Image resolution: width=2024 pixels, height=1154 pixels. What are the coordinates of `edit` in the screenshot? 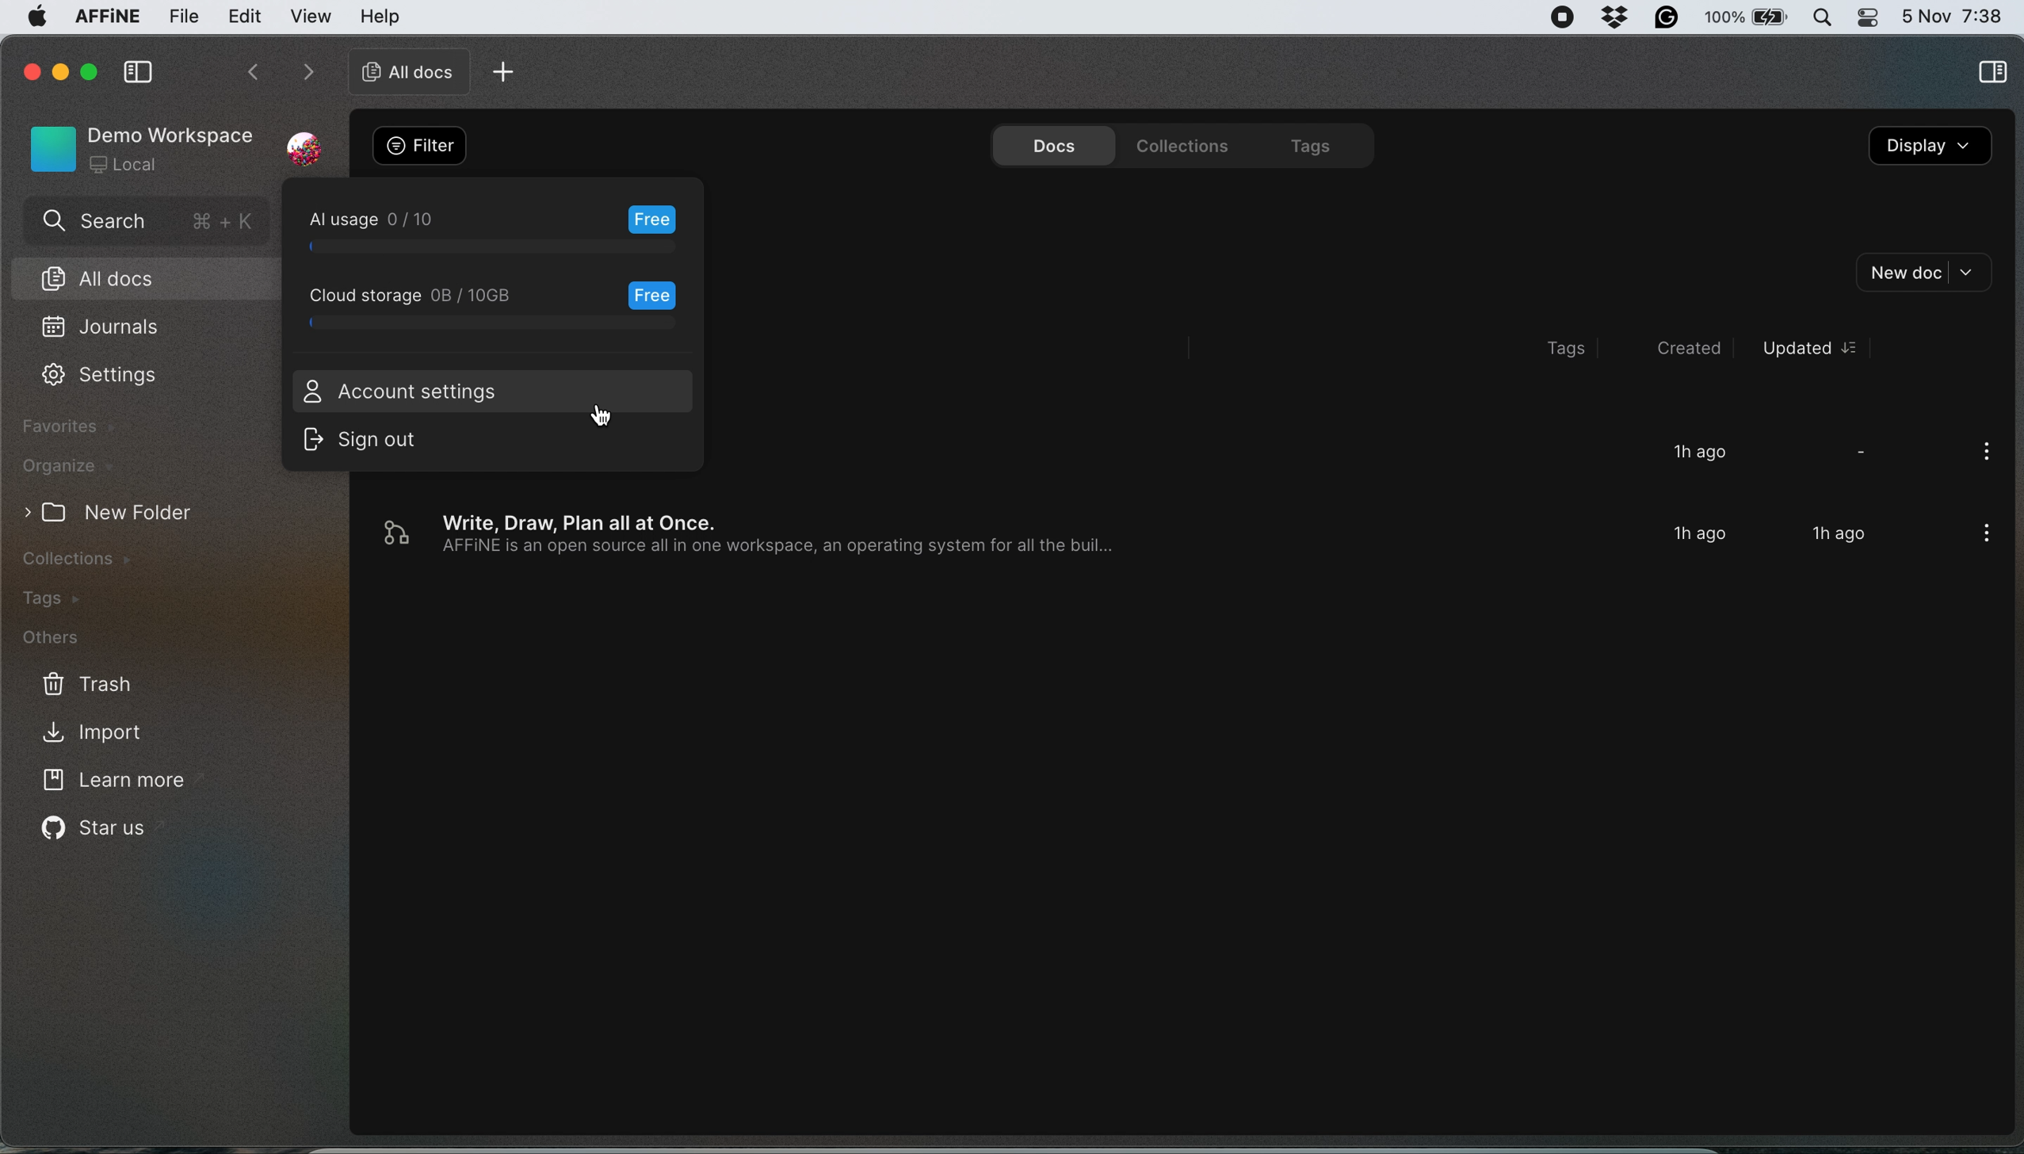 It's located at (245, 17).